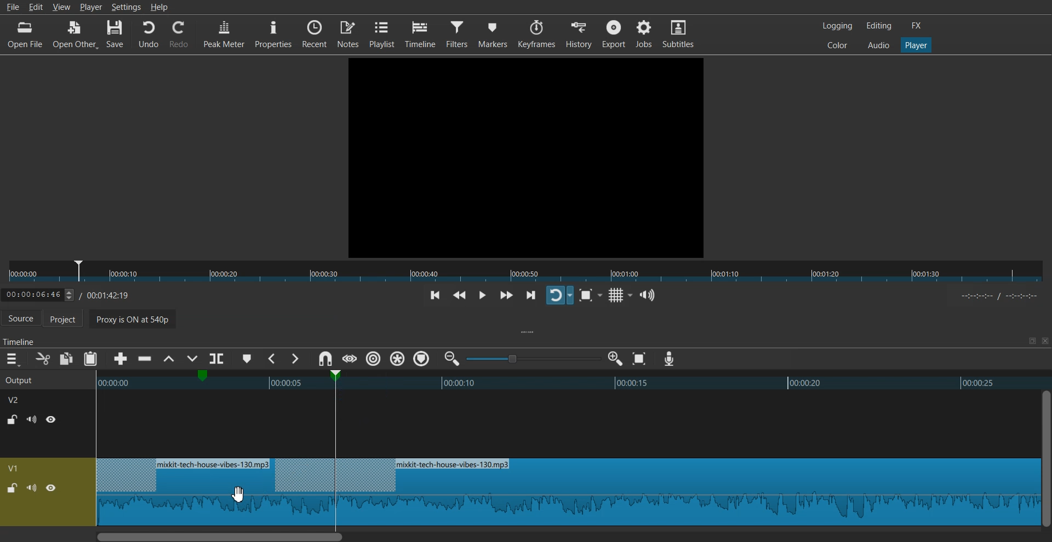  I want to click on Mute, so click(32, 419).